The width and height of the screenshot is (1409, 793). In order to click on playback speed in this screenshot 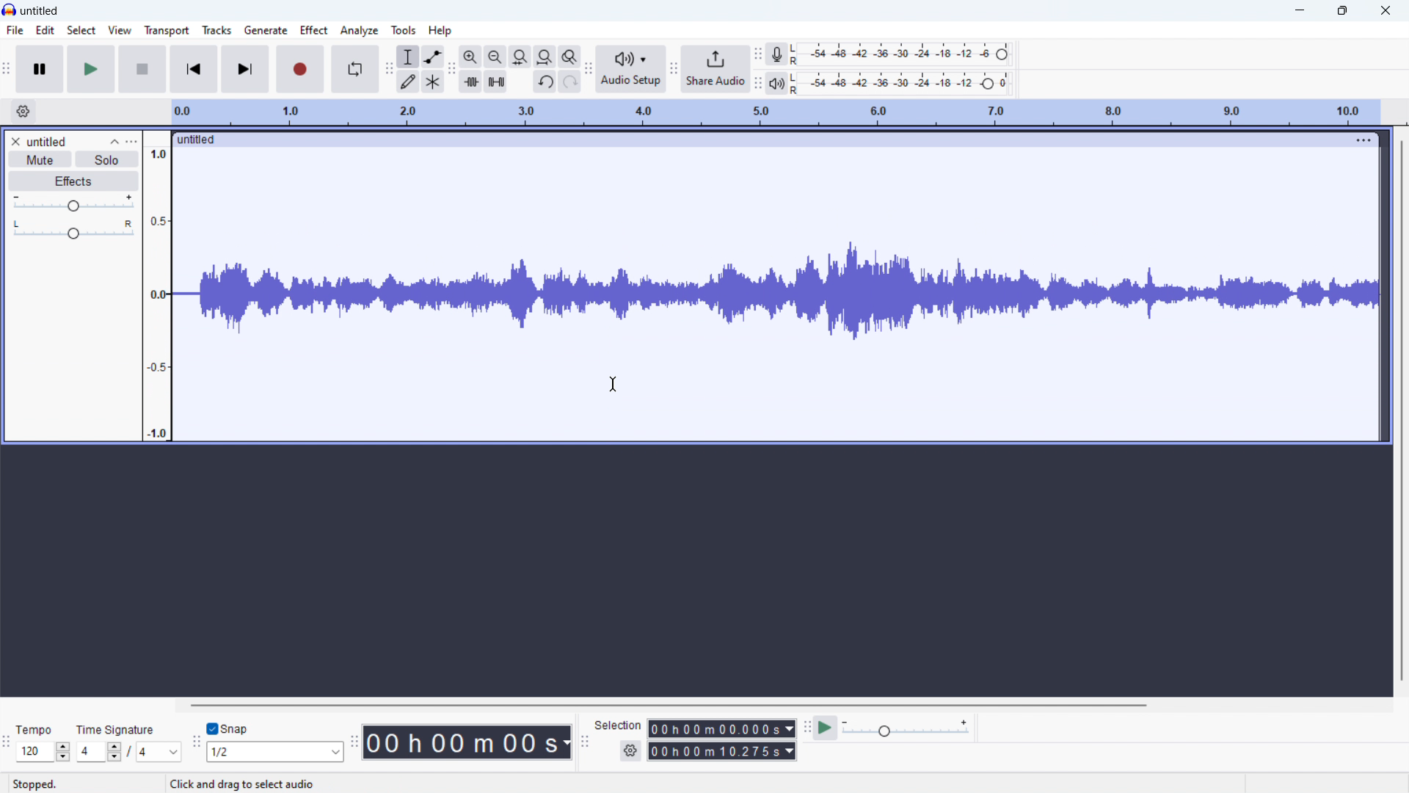, I will do `click(908, 728)`.